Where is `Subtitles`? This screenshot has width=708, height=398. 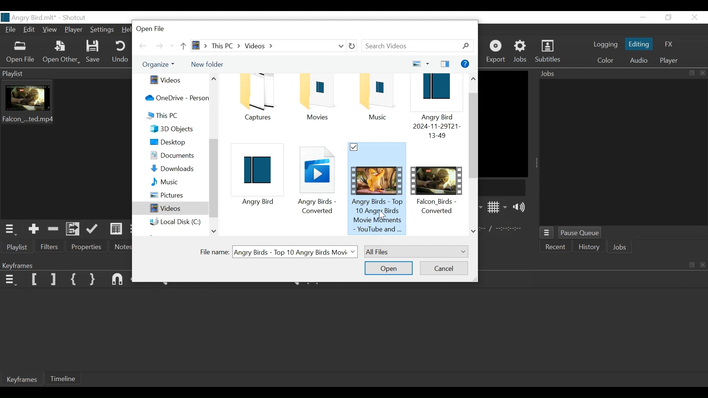
Subtitles is located at coordinates (549, 51).